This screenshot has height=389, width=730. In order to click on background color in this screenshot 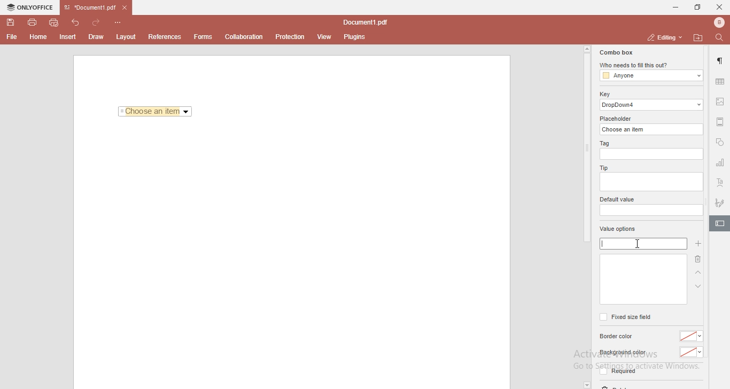, I will do `click(622, 353)`.